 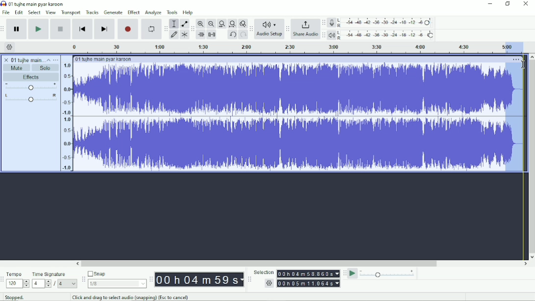 What do you see at coordinates (2, 280) in the screenshot?
I see `Audacity time signature toolbar` at bounding box center [2, 280].